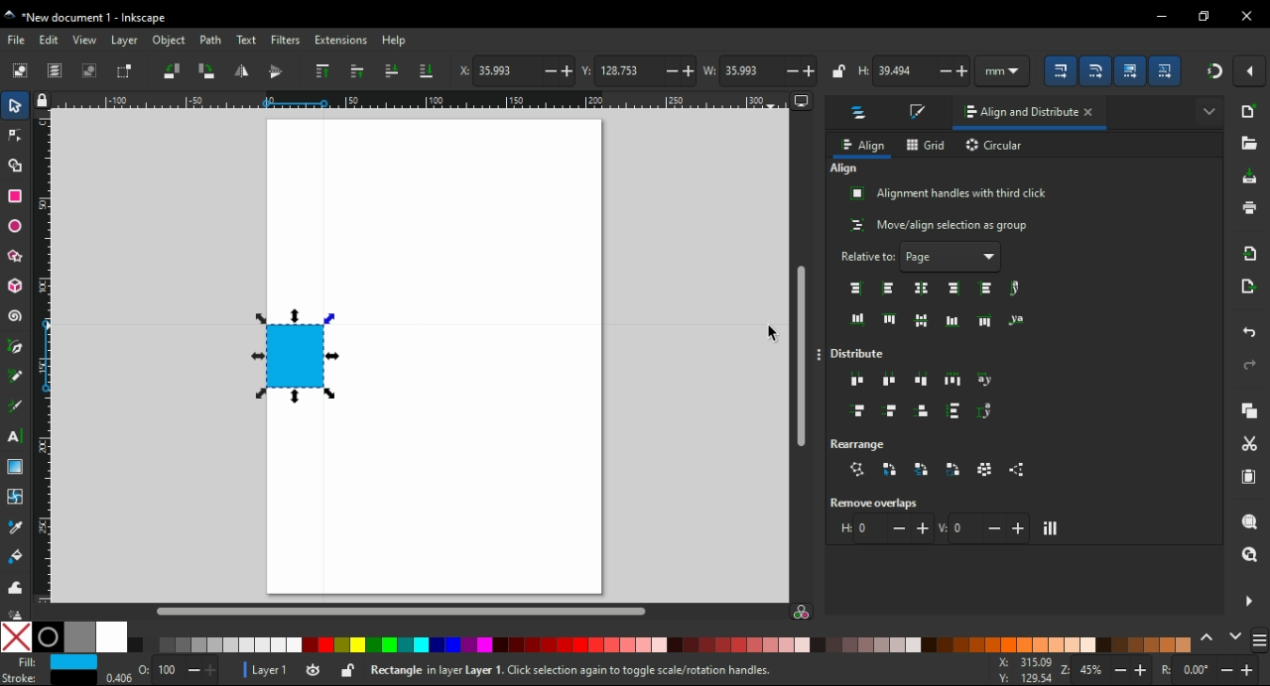 The height and width of the screenshot is (686, 1270). What do you see at coordinates (1250, 178) in the screenshot?
I see `save` at bounding box center [1250, 178].